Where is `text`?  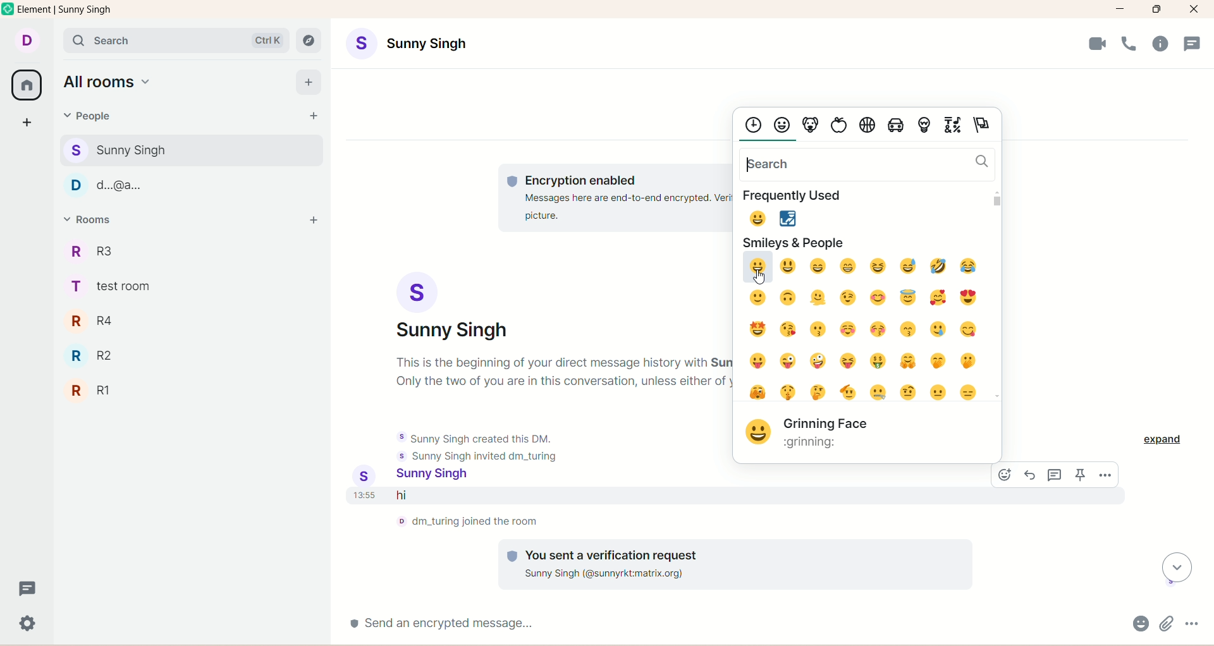
text is located at coordinates (615, 197).